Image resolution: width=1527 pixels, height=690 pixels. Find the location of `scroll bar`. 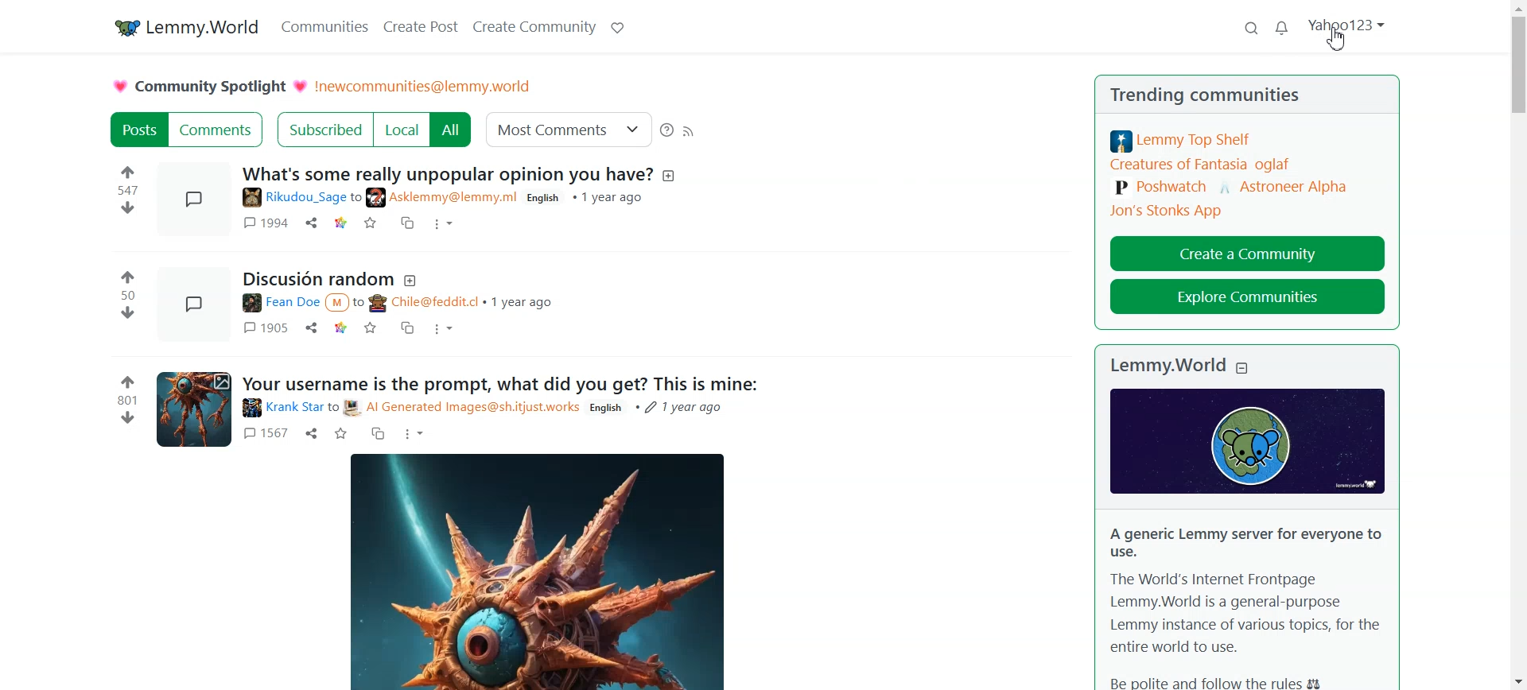

scroll bar is located at coordinates (1517, 345).